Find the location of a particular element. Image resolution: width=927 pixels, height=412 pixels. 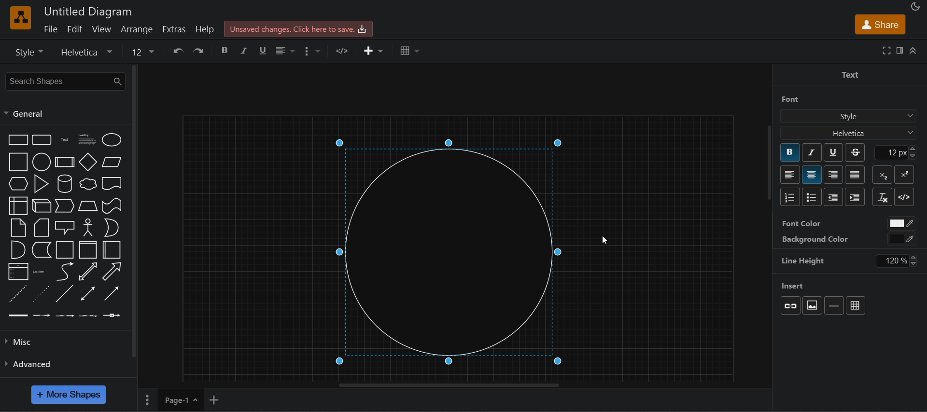

font color is located at coordinates (817, 225).